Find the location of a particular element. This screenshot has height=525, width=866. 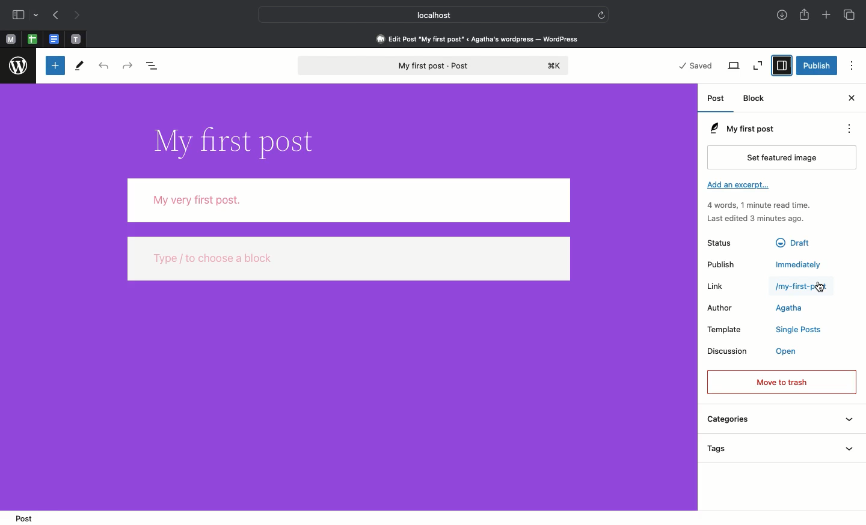

View is located at coordinates (733, 67).